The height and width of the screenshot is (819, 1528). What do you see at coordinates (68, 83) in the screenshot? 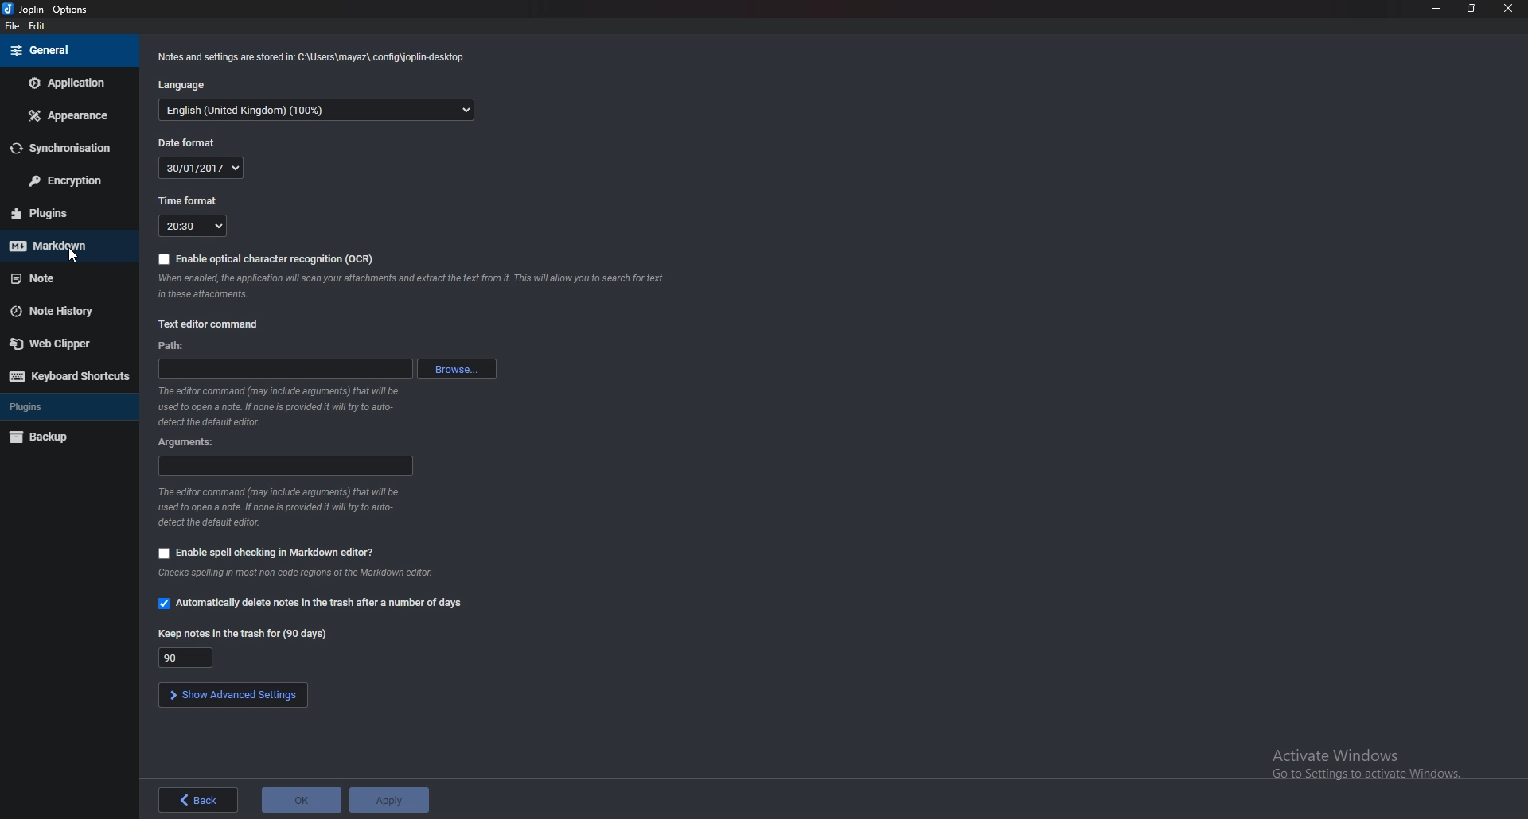
I see `Application` at bounding box center [68, 83].